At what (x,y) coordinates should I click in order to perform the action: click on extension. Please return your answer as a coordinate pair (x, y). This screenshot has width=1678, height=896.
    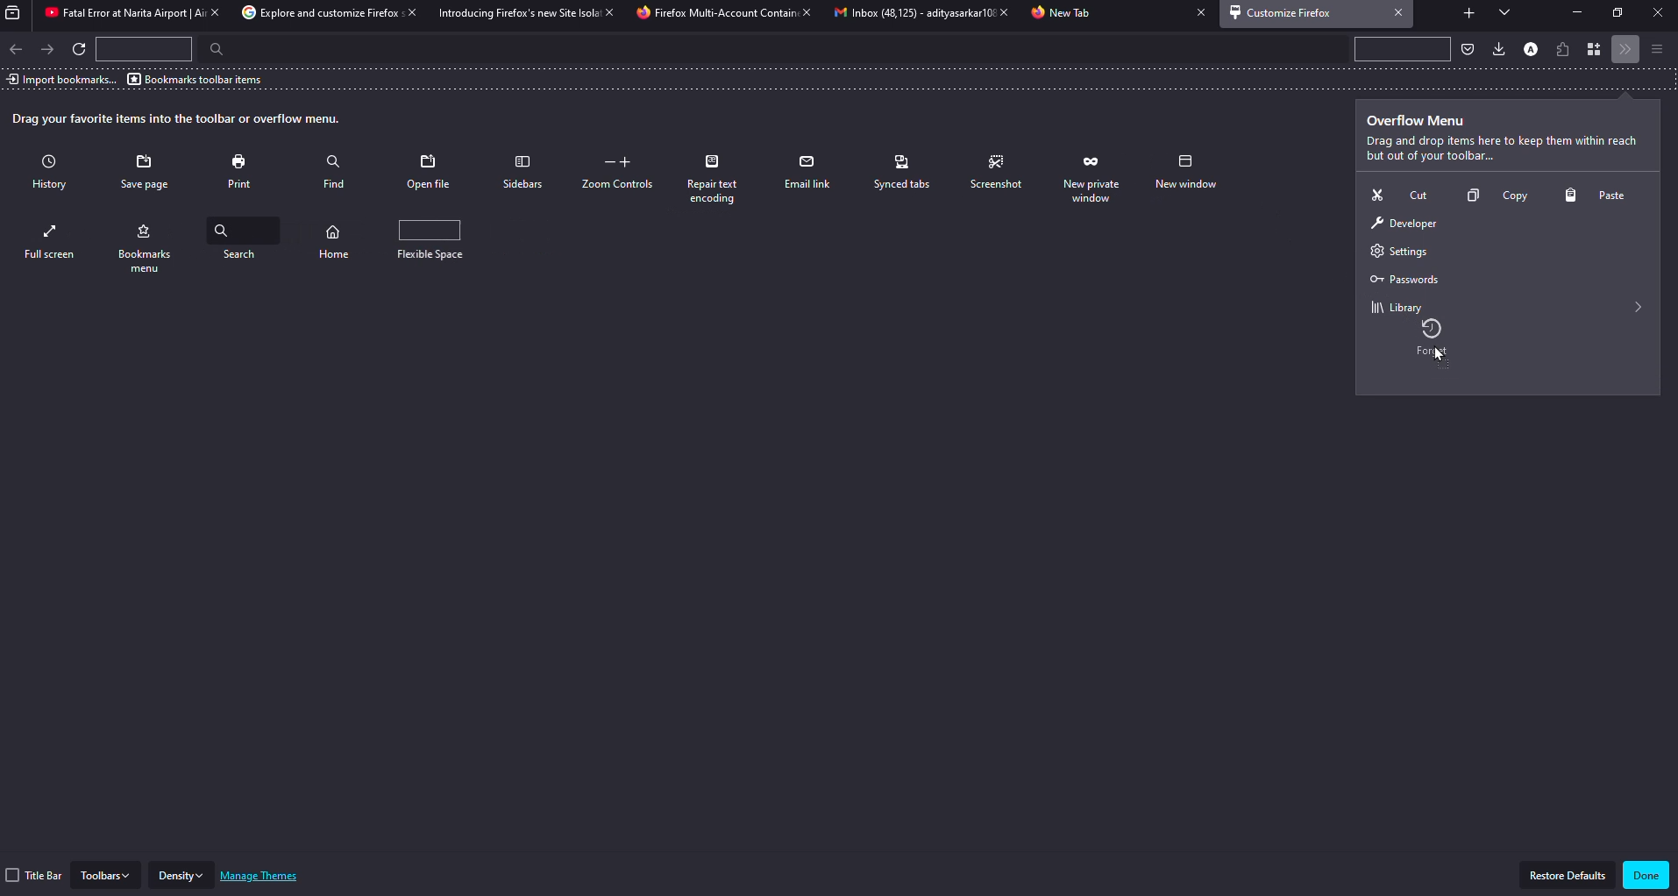
    Looking at the image, I should click on (1565, 47).